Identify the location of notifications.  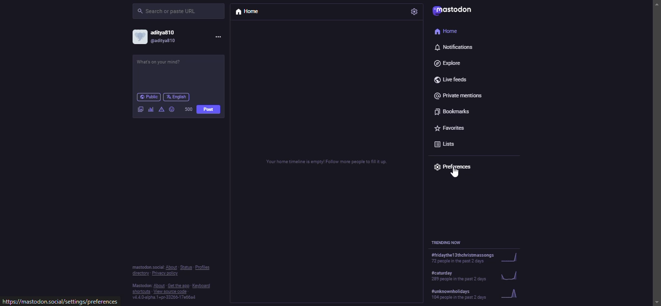
(452, 47).